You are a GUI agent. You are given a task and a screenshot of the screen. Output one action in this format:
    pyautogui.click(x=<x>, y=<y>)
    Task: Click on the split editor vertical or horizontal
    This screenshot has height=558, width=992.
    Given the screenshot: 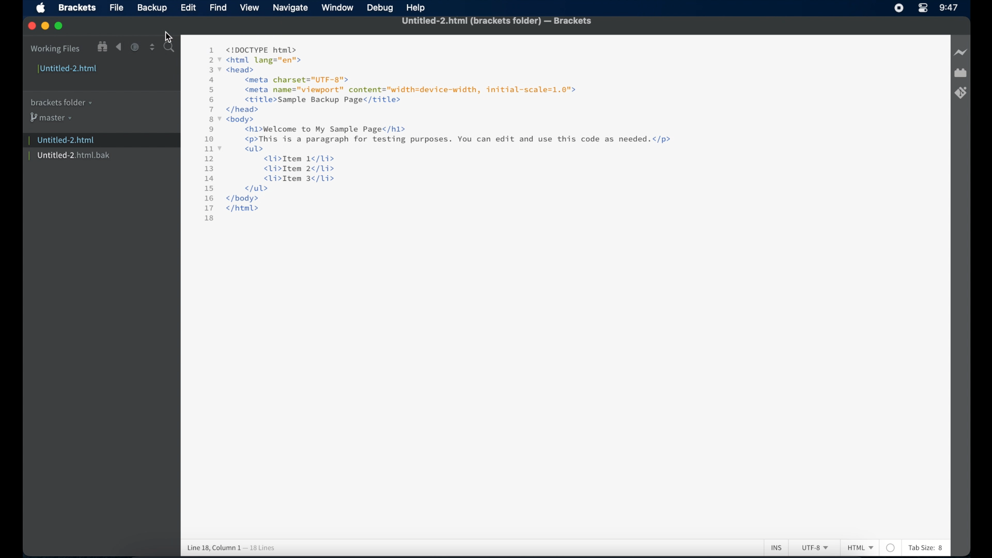 What is the action you would take?
    pyautogui.click(x=152, y=47)
    